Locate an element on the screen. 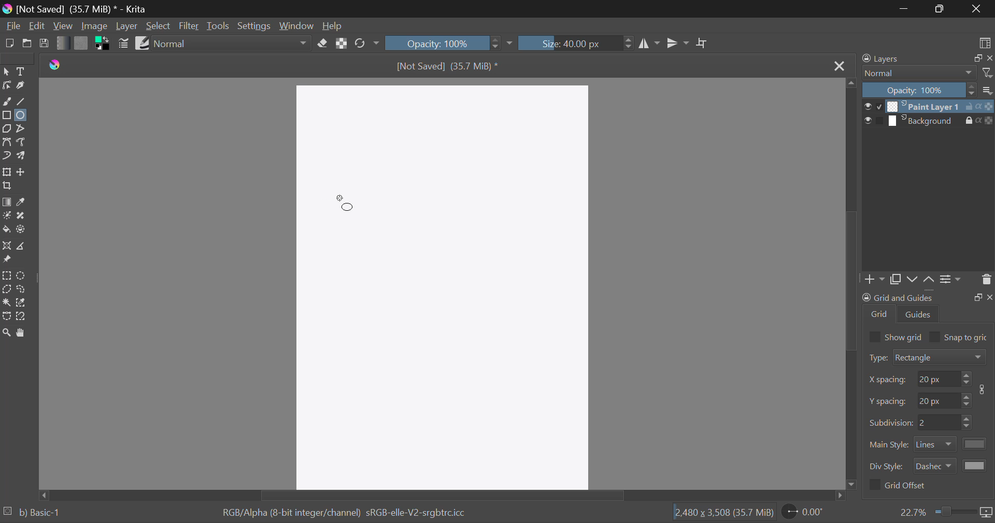 Image resolution: width=995 pixels, height=523 pixels. MOUSE_DOWN Cursor Position is located at coordinates (346, 206).